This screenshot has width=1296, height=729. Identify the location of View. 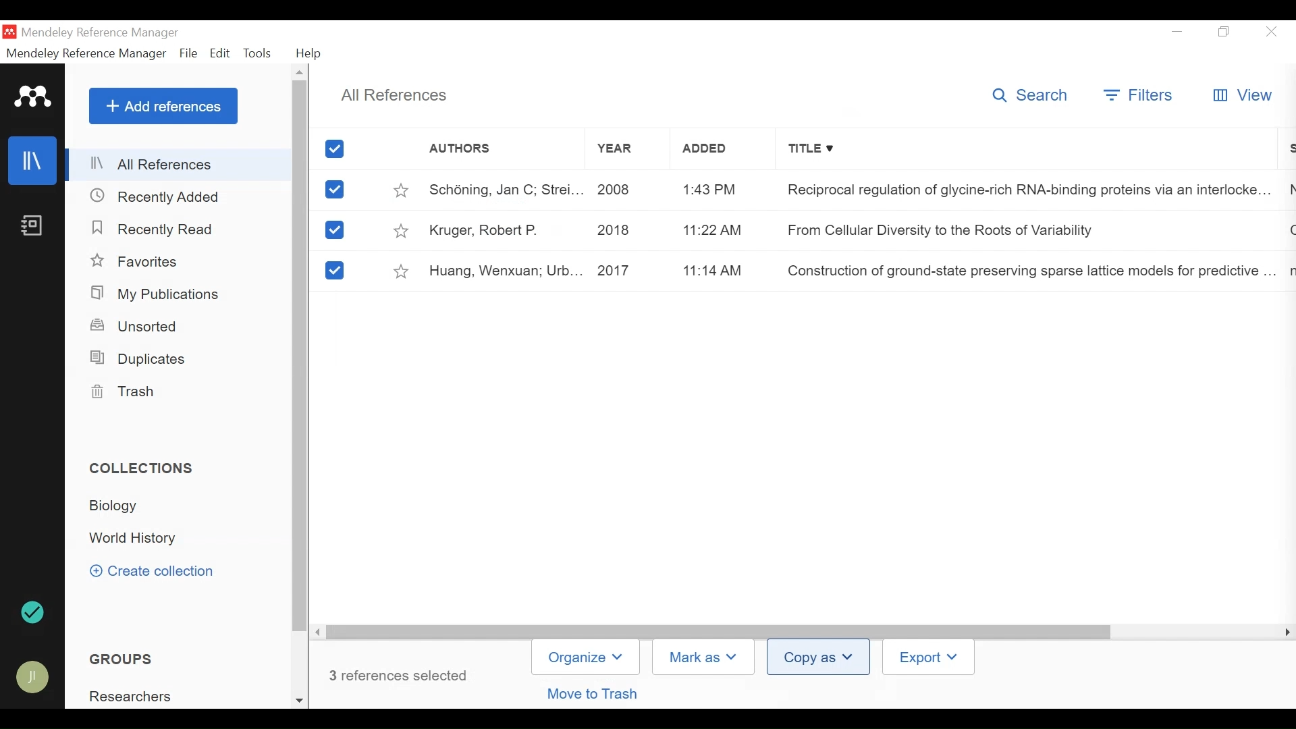
(1241, 97).